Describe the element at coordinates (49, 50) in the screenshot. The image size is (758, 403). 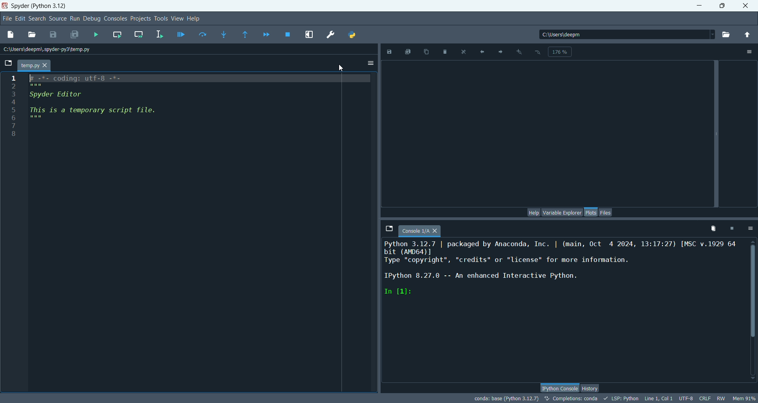
I see `location` at that location.